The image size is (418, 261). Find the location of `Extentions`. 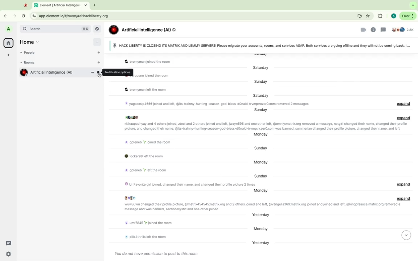

Extentions is located at coordinates (380, 16).